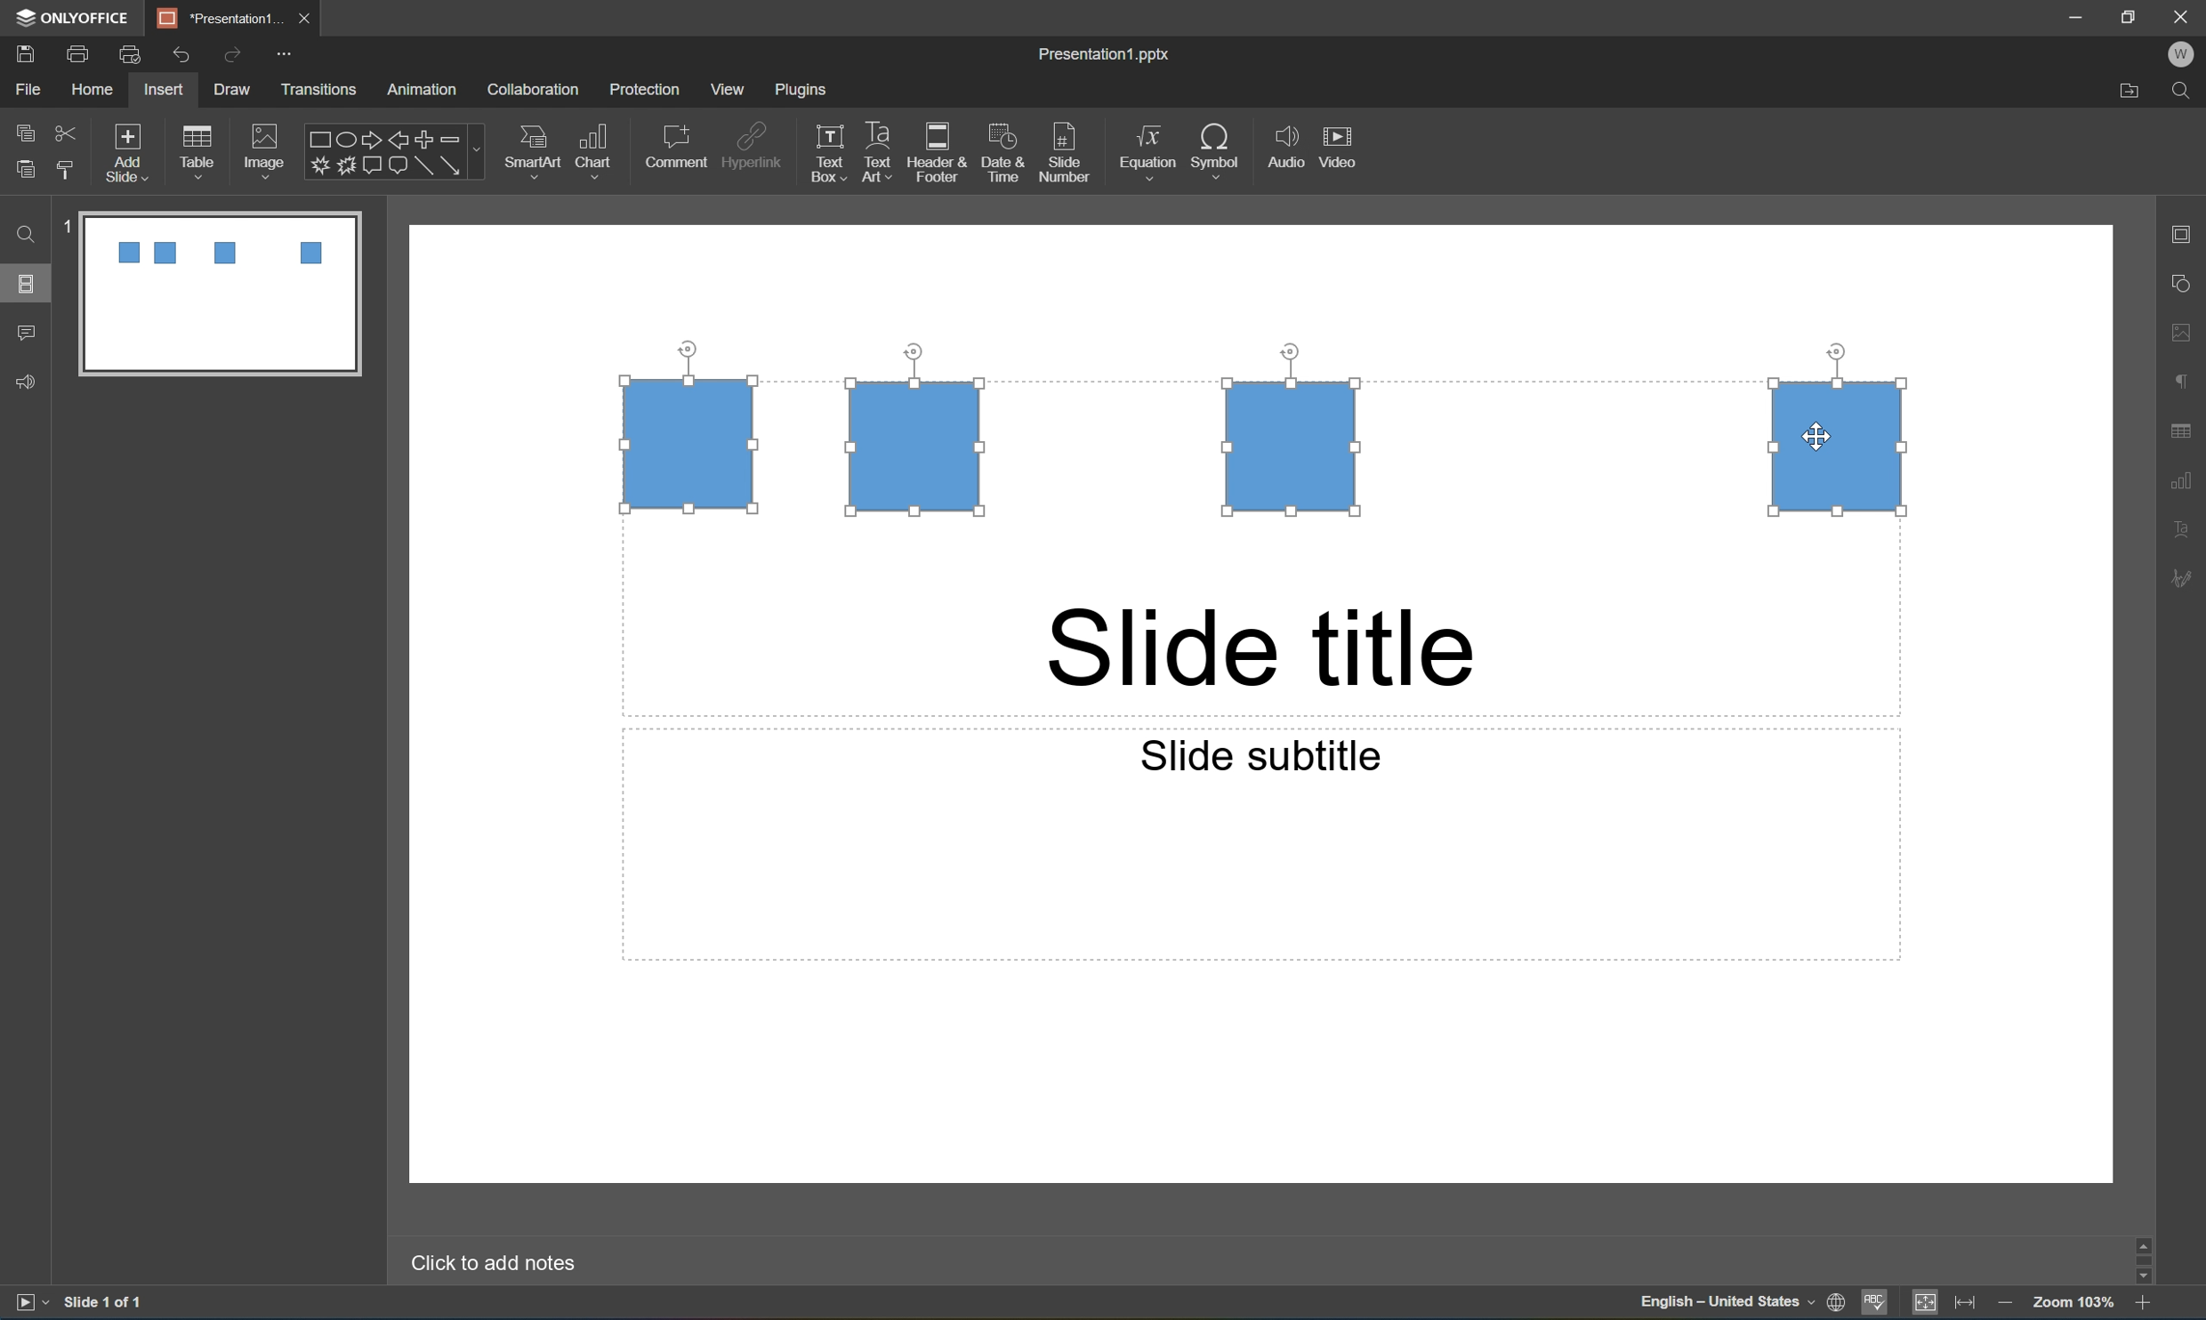  What do you see at coordinates (32, 91) in the screenshot?
I see `File` at bounding box center [32, 91].